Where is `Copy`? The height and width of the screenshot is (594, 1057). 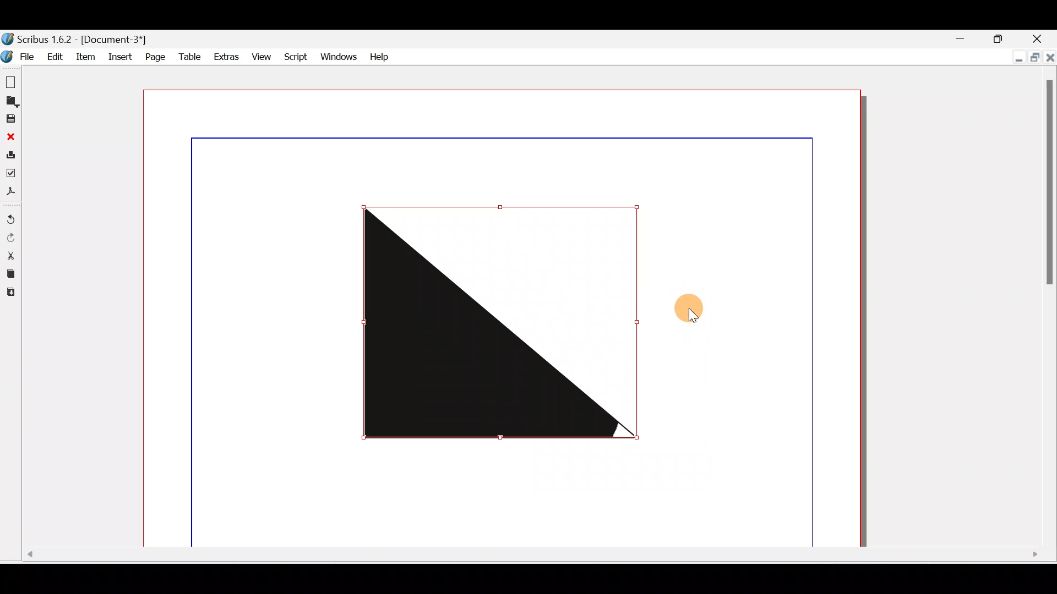
Copy is located at coordinates (10, 272).